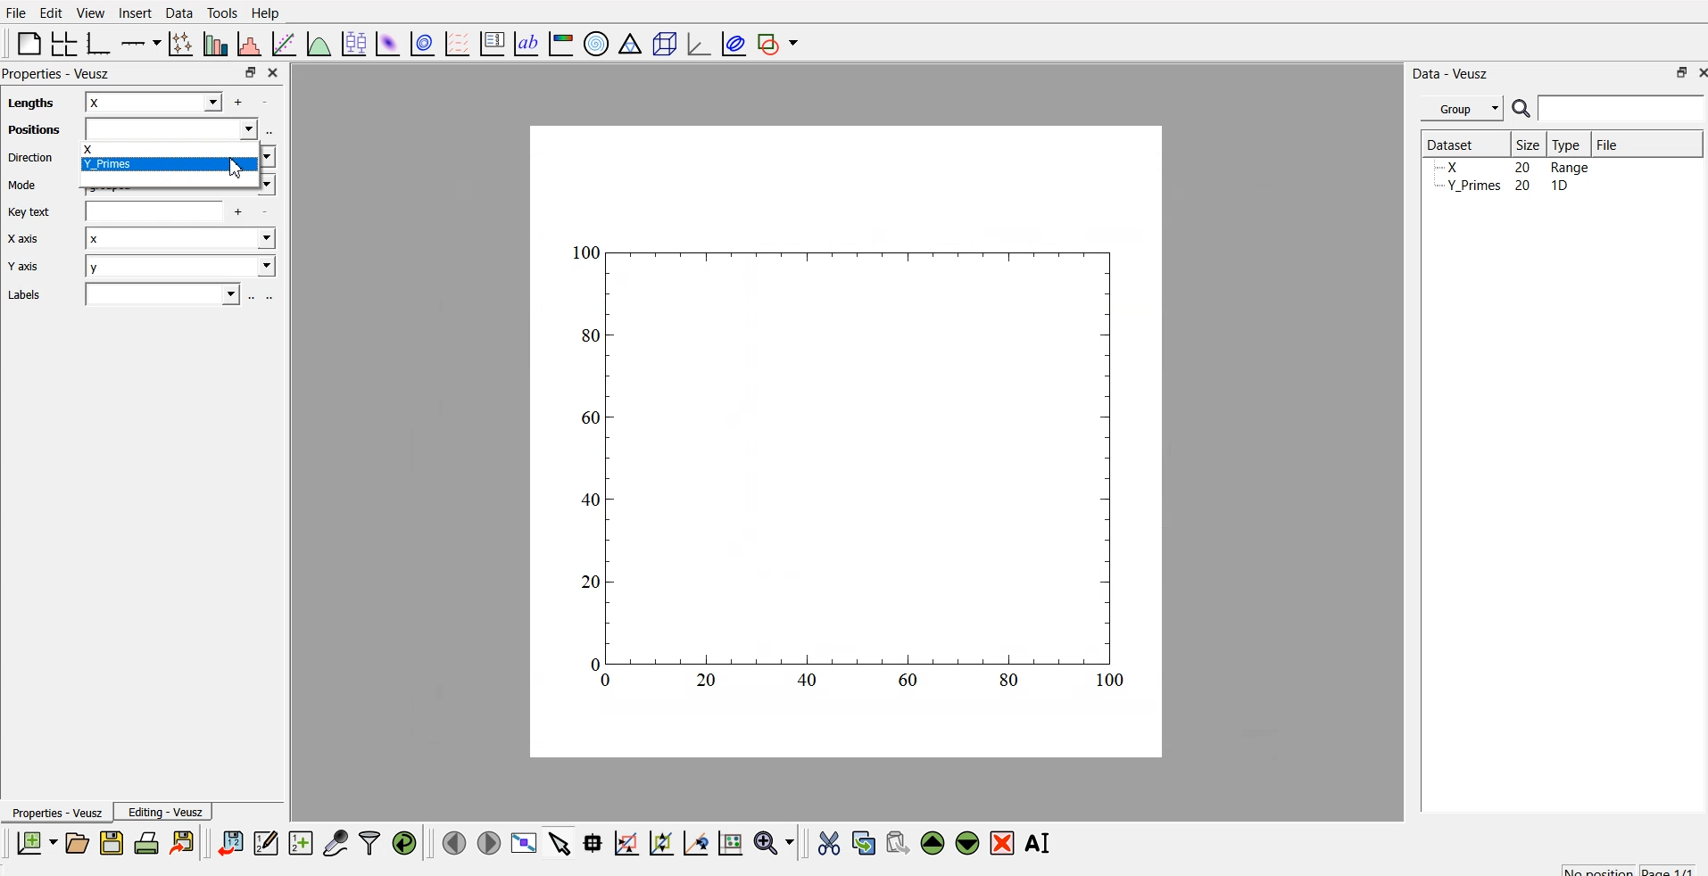 The height and width of the screenshot is (876, 1708). Describe the element at coordinates (697, 44) in the screenshot. I see `3D graph` at that location.